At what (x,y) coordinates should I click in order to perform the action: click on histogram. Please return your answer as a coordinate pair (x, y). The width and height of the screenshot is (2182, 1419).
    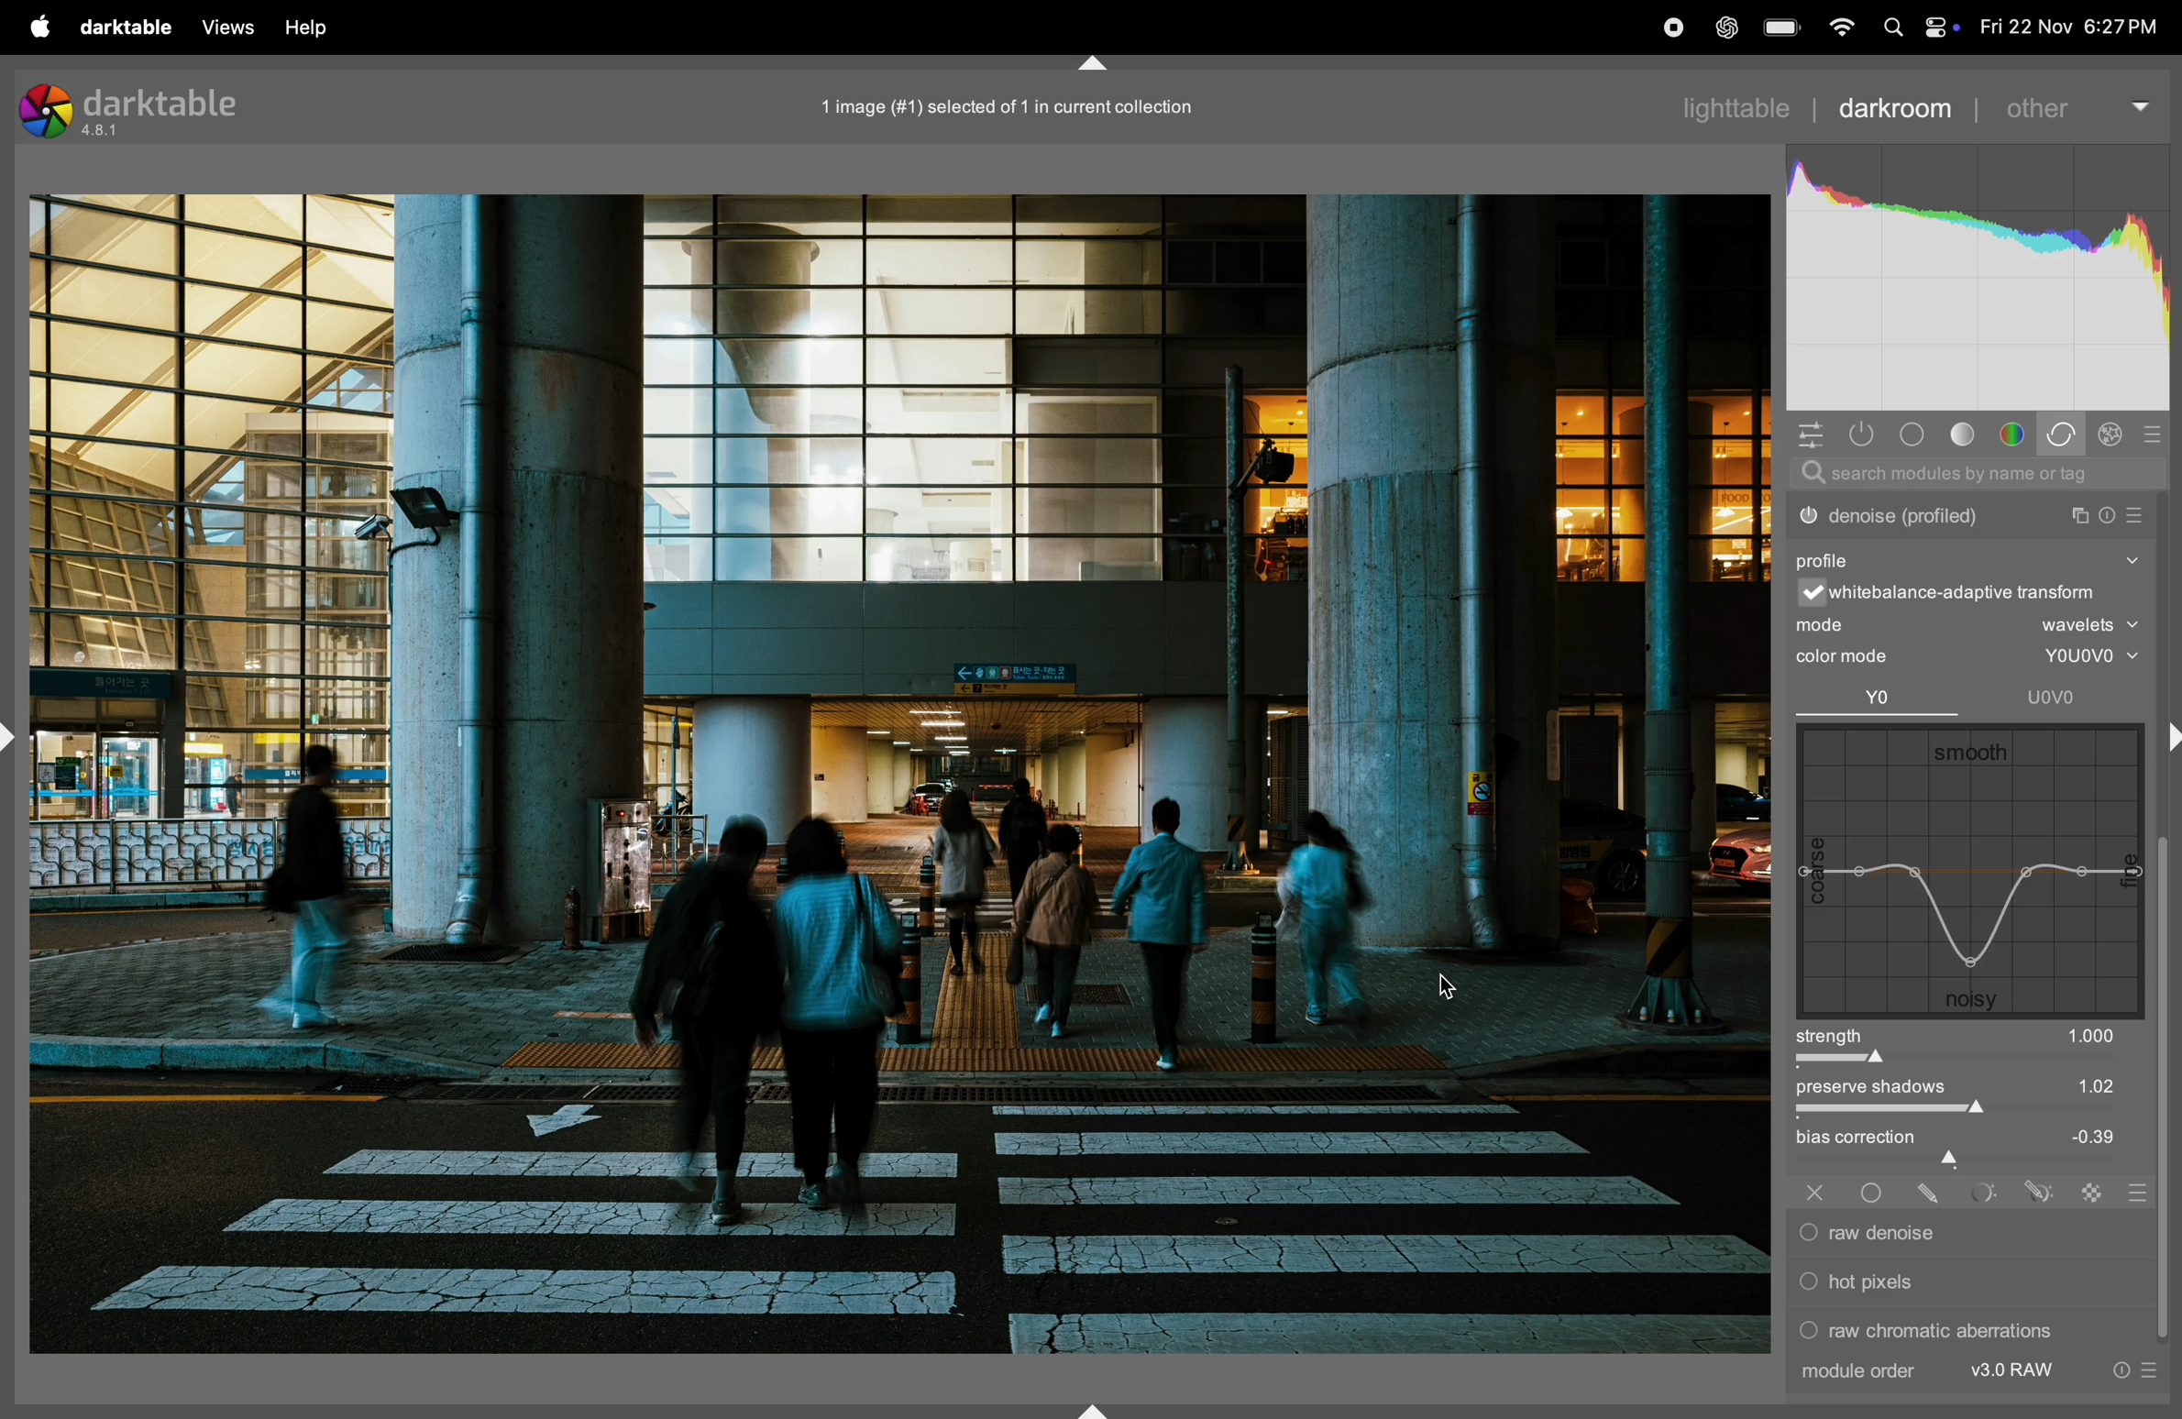
    Looking at the image, I should click on (1978, 278).